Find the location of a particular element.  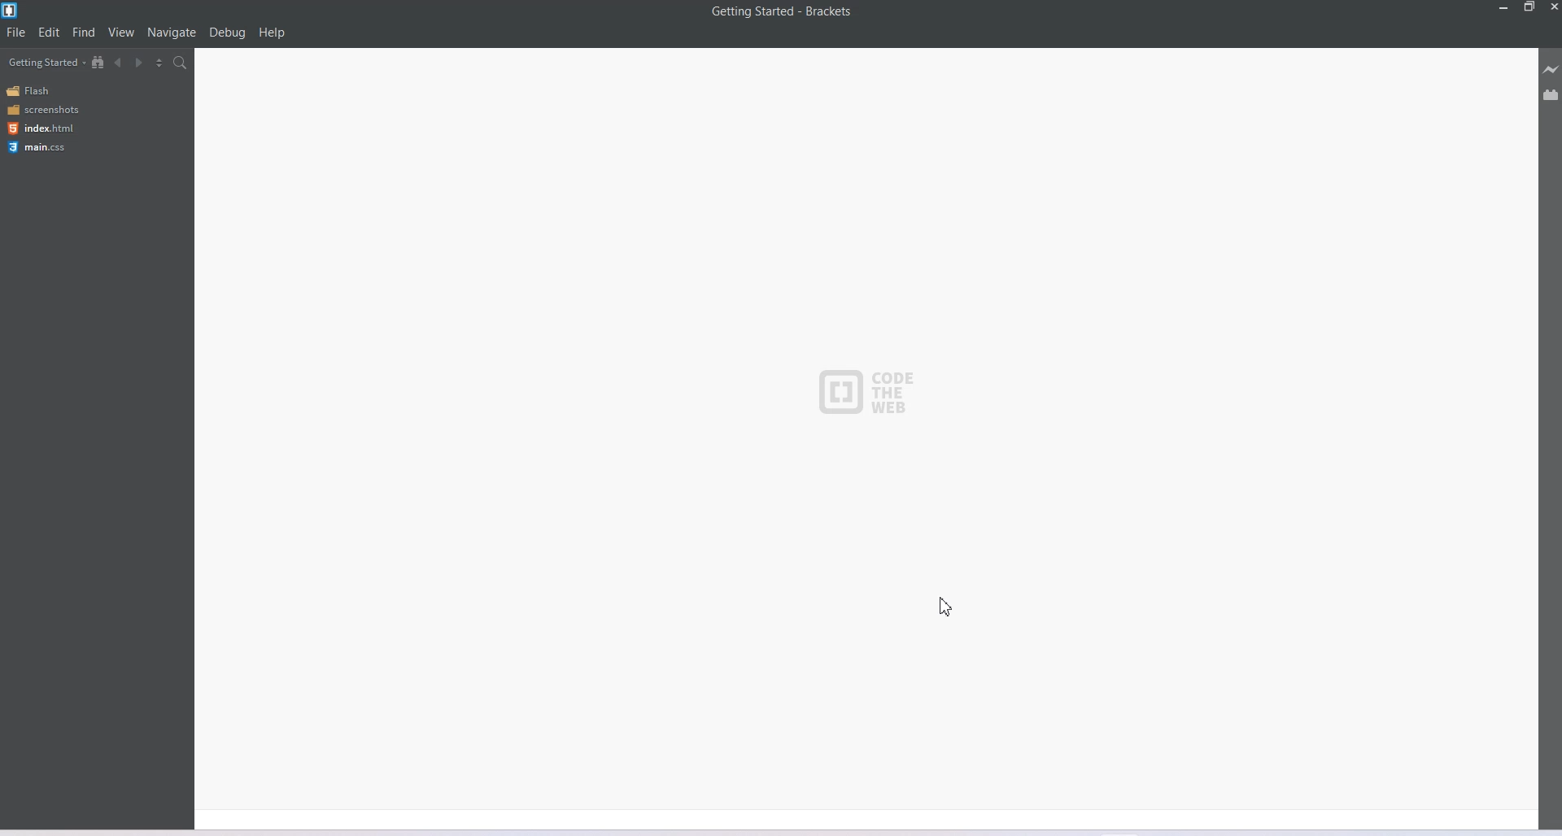

index.html is located at coordinates (41, 128).